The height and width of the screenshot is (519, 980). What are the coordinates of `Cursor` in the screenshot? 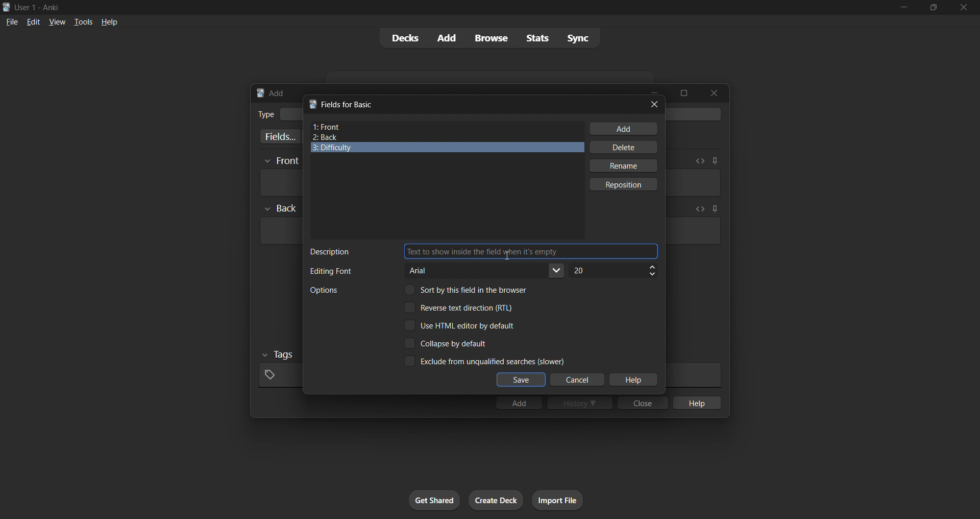 It's located at (506, 257).